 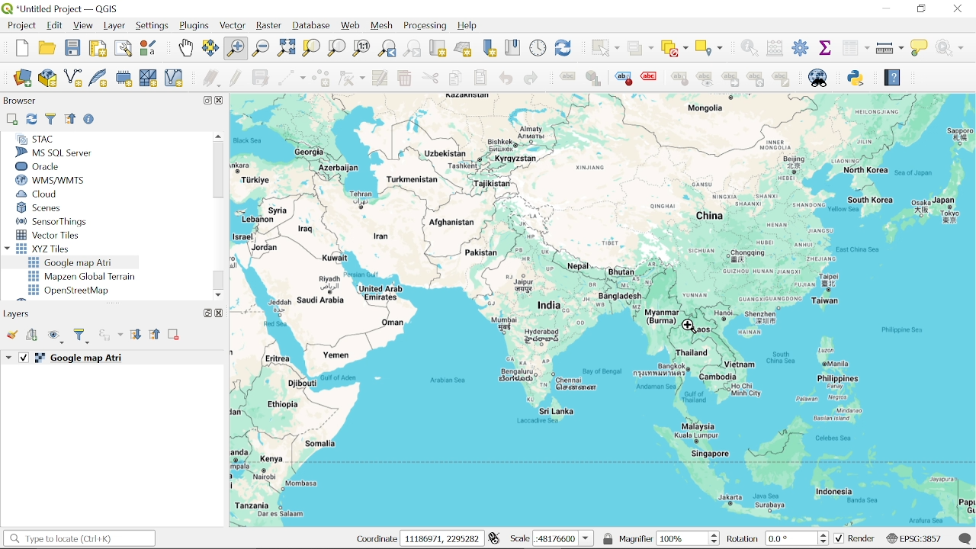 What do you see at coordinates (217, 171) in the screenshot?
I see `Vertical scrollbar` at bounding box center [217, 171].